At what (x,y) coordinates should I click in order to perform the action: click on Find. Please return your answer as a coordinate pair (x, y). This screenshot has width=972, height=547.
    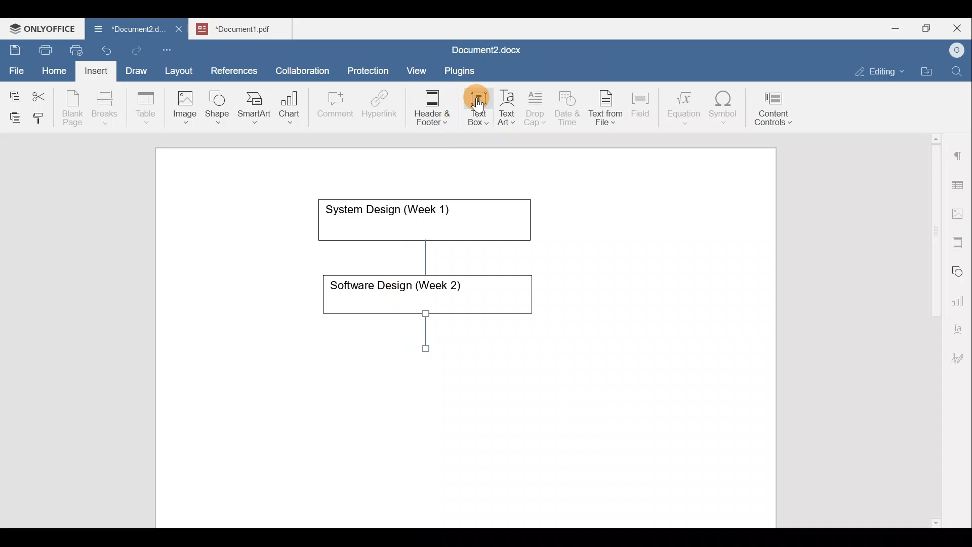
    Looking at the image, I should click on (958, 72).